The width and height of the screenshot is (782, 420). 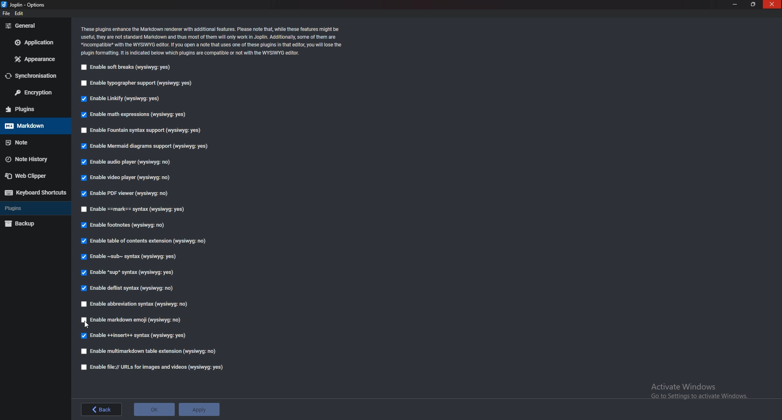 What do you see at coordinates (129, 162) in the screenshot?
I see `Enable audio player` at bounding box center [129, 162].